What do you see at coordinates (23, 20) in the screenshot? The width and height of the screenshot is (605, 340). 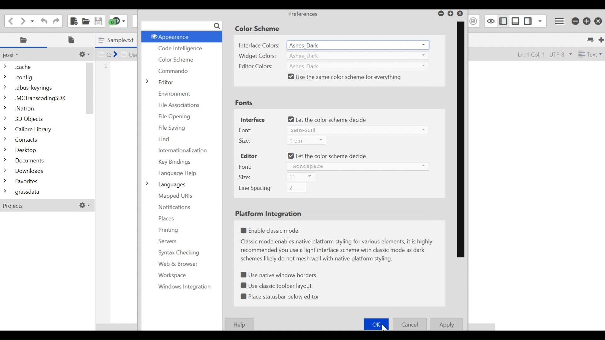 I see `Go forward one location` at bounding box center [23, 20].